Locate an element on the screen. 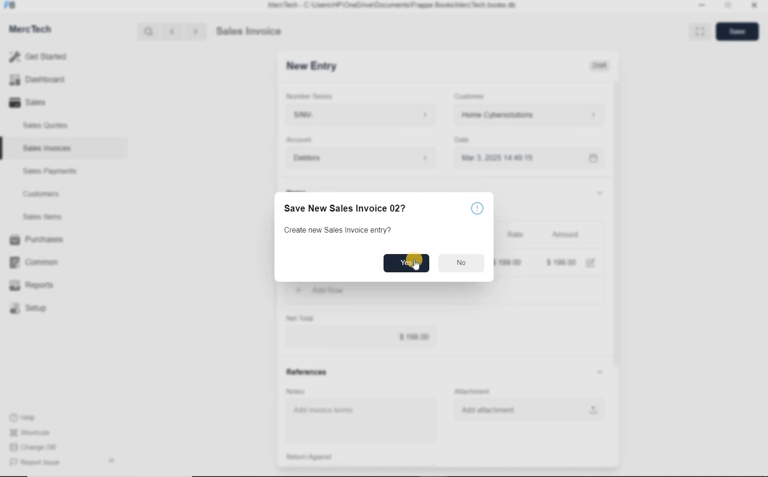  Search is located at coordinates (149, 32).